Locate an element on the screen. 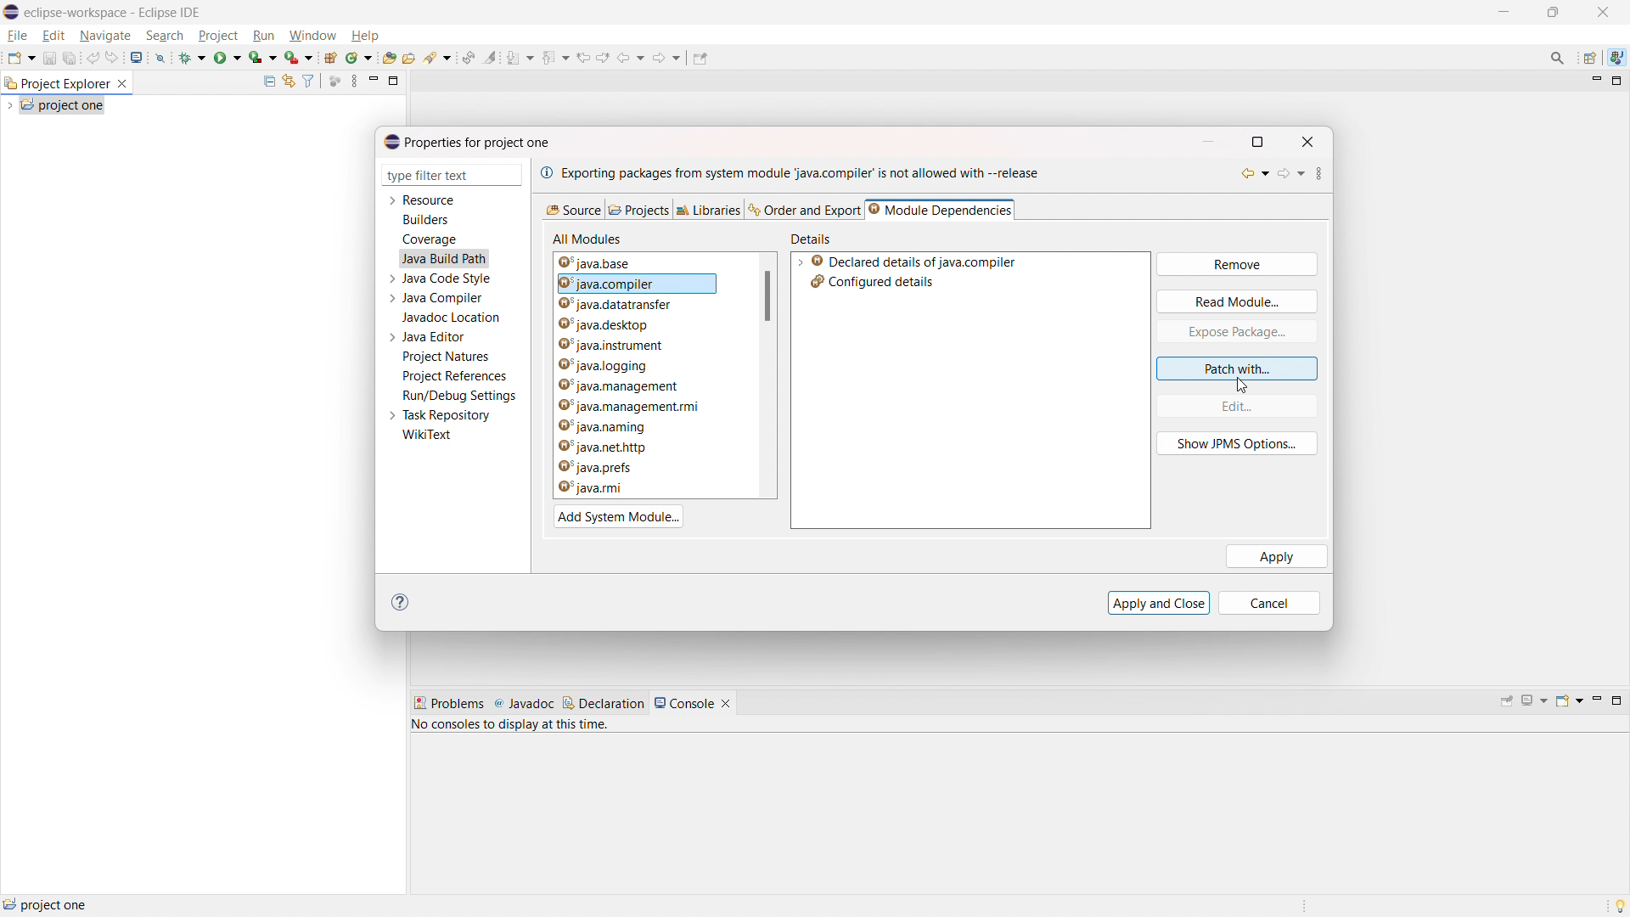 The height and width of the screenshot is (917, 1630). java editor is located at coordinates (435, 337).